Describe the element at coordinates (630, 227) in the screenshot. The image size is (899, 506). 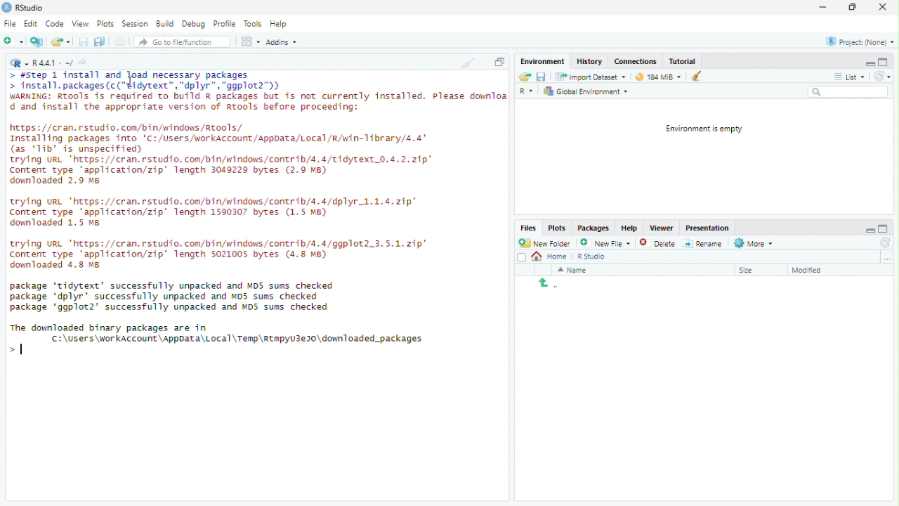
I see `Help` at that location.